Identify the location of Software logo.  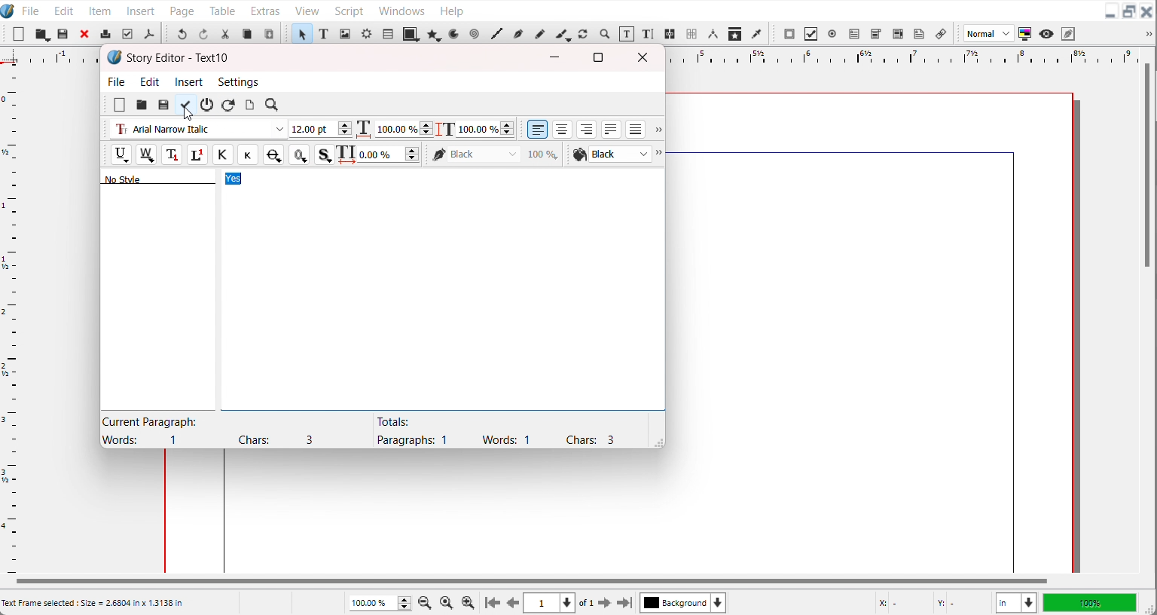
(114, 57).